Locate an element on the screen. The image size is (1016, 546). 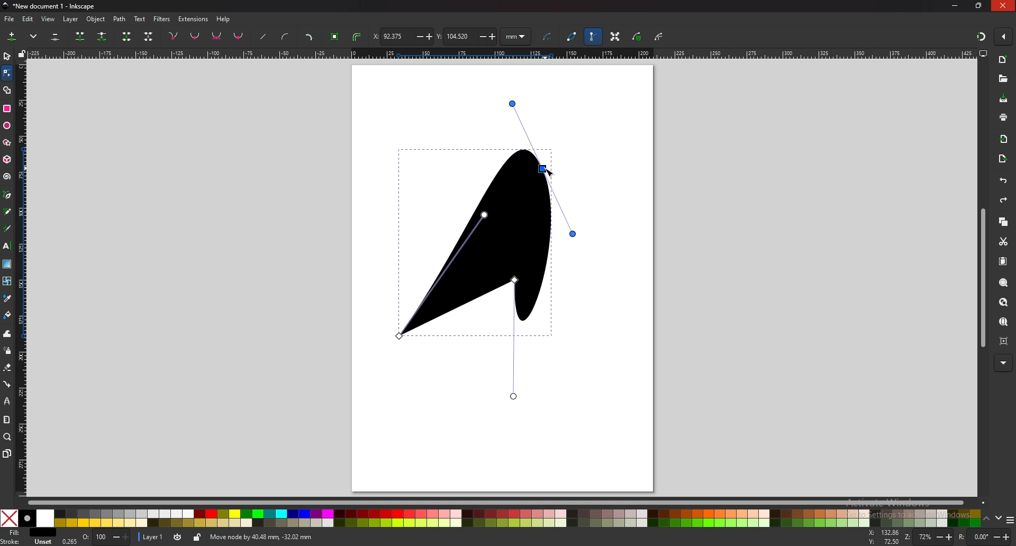
x coordinate is located at coordinates (402, 37).